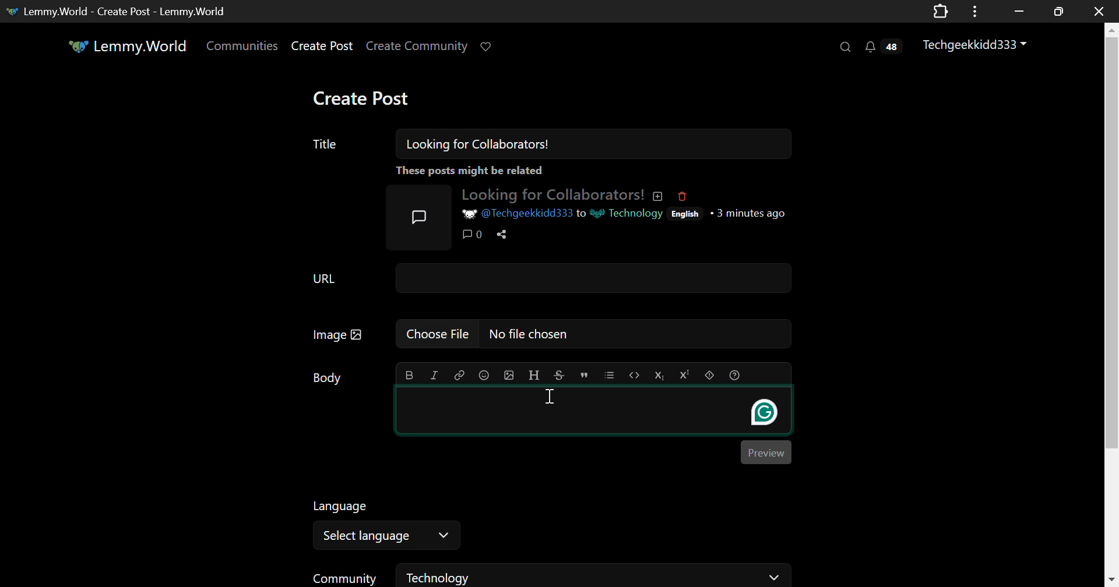  What do you see at coordinates (387, 536) in the screenshot?
I see `Select Language` at bounding box center [387, 536].